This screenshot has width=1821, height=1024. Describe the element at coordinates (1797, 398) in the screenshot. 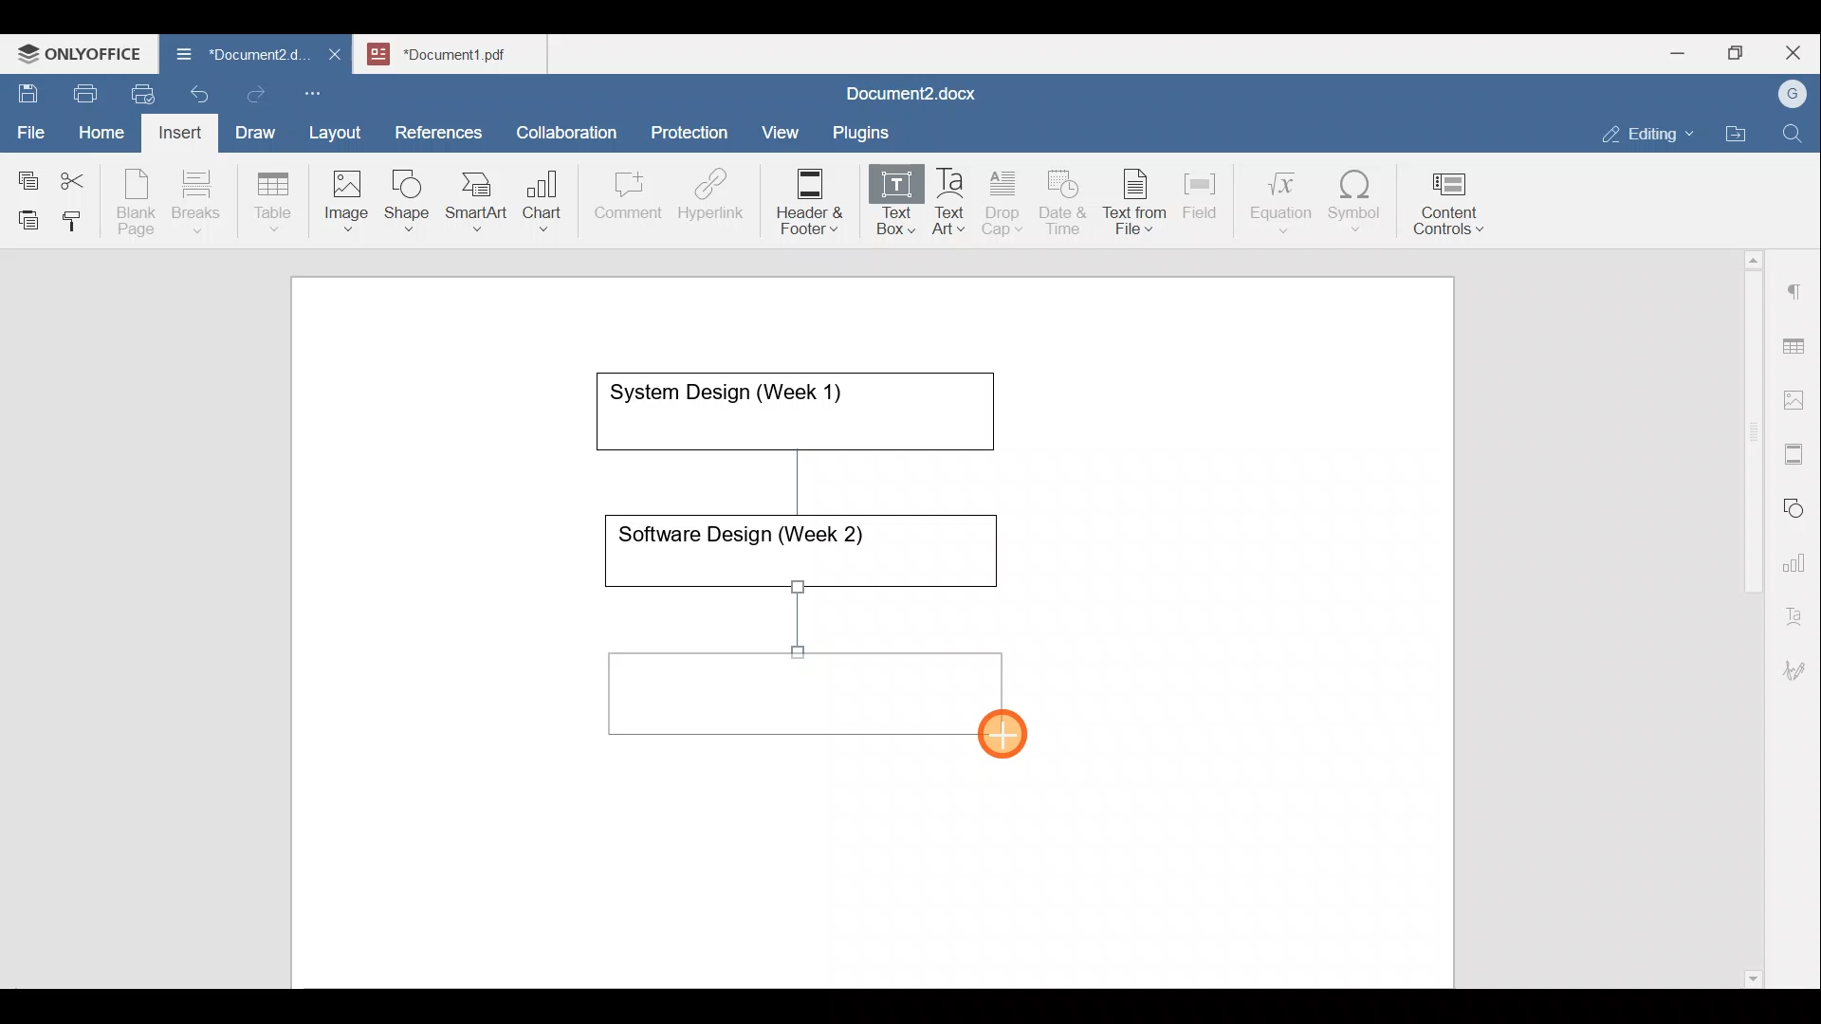

I see `Image settings` at that location.